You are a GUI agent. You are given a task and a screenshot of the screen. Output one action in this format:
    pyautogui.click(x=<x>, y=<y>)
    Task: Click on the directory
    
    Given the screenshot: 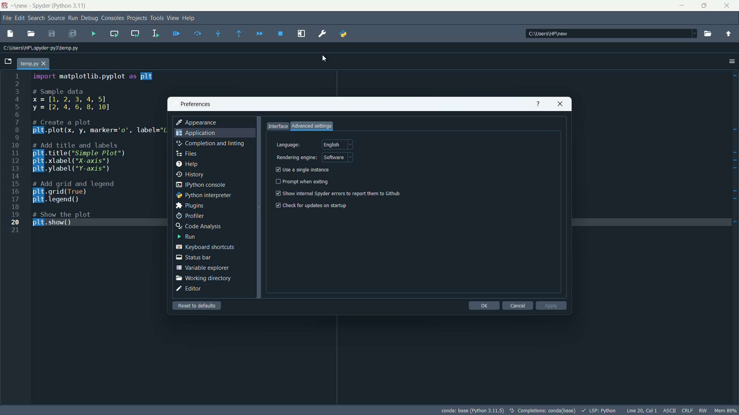 What is the action you would take?
    pyautogui.click(x=611, y=33)
    